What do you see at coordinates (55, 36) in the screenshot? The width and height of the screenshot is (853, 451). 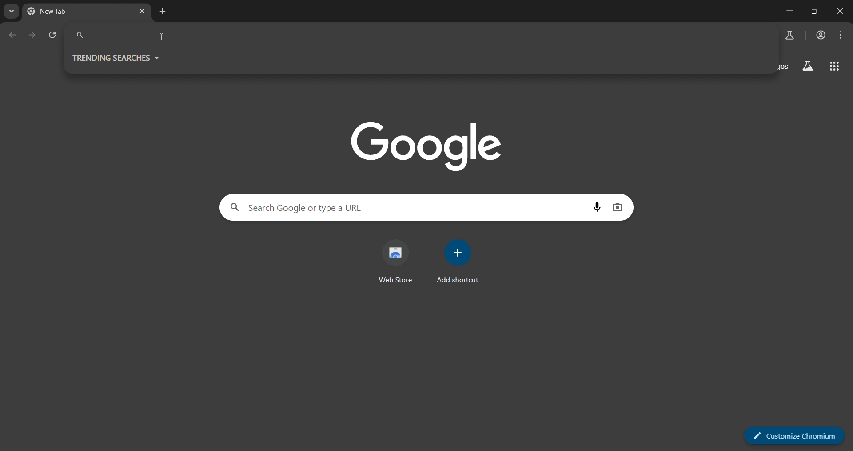 I see `reload` at bounding box center [55, 36].